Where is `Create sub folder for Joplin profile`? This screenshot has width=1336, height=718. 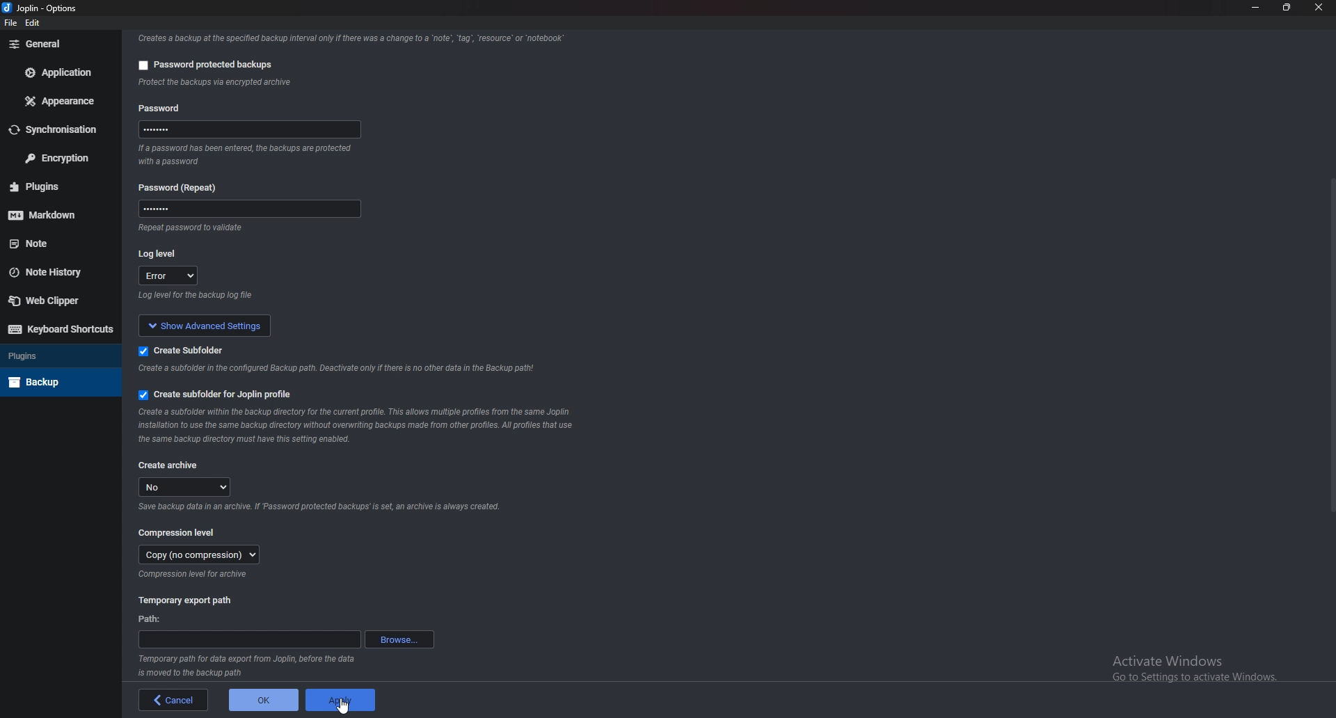 Create sub folder for Joplin profile is located at coordinates (214, 395).